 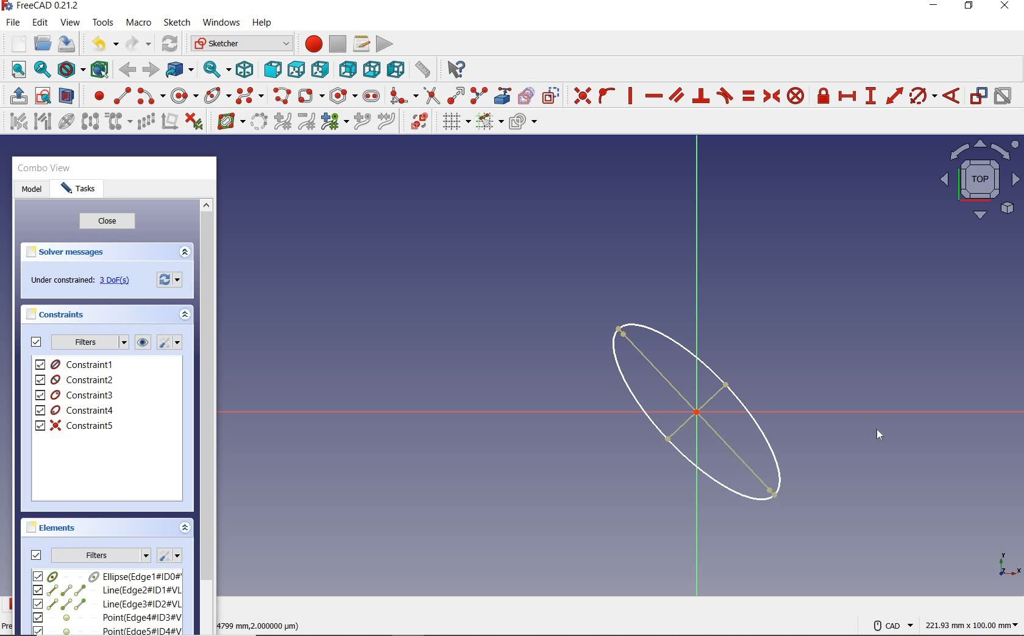 What do you see at coordinates (218, 69) in the screenshot?
I see `sync view` at bounding box center [218, 69].